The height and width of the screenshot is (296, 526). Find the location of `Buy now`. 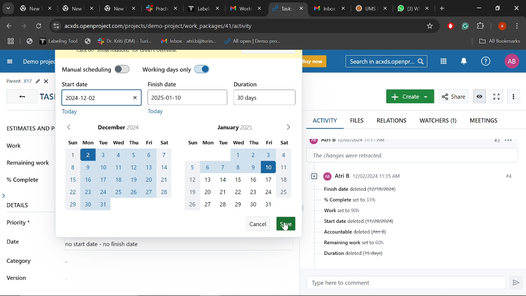

Buy now is located at coordinates (317, 62).